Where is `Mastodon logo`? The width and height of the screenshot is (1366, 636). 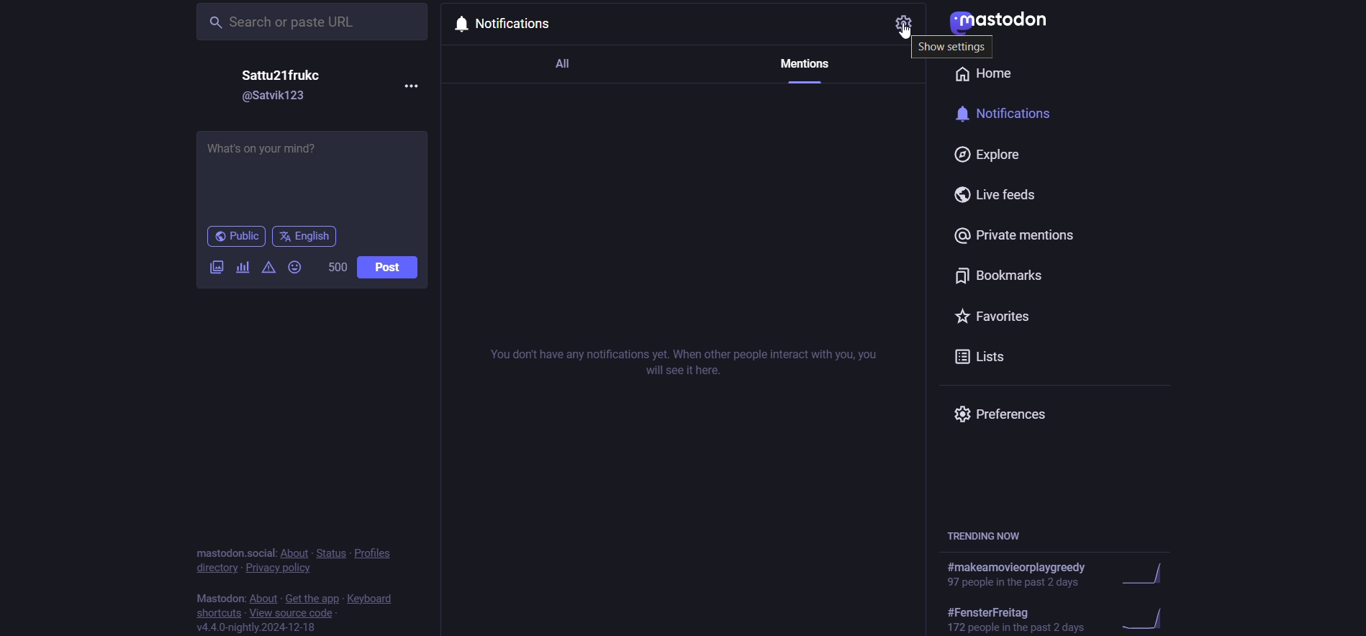 Mastodon logo is located at coordinates (999, 24).